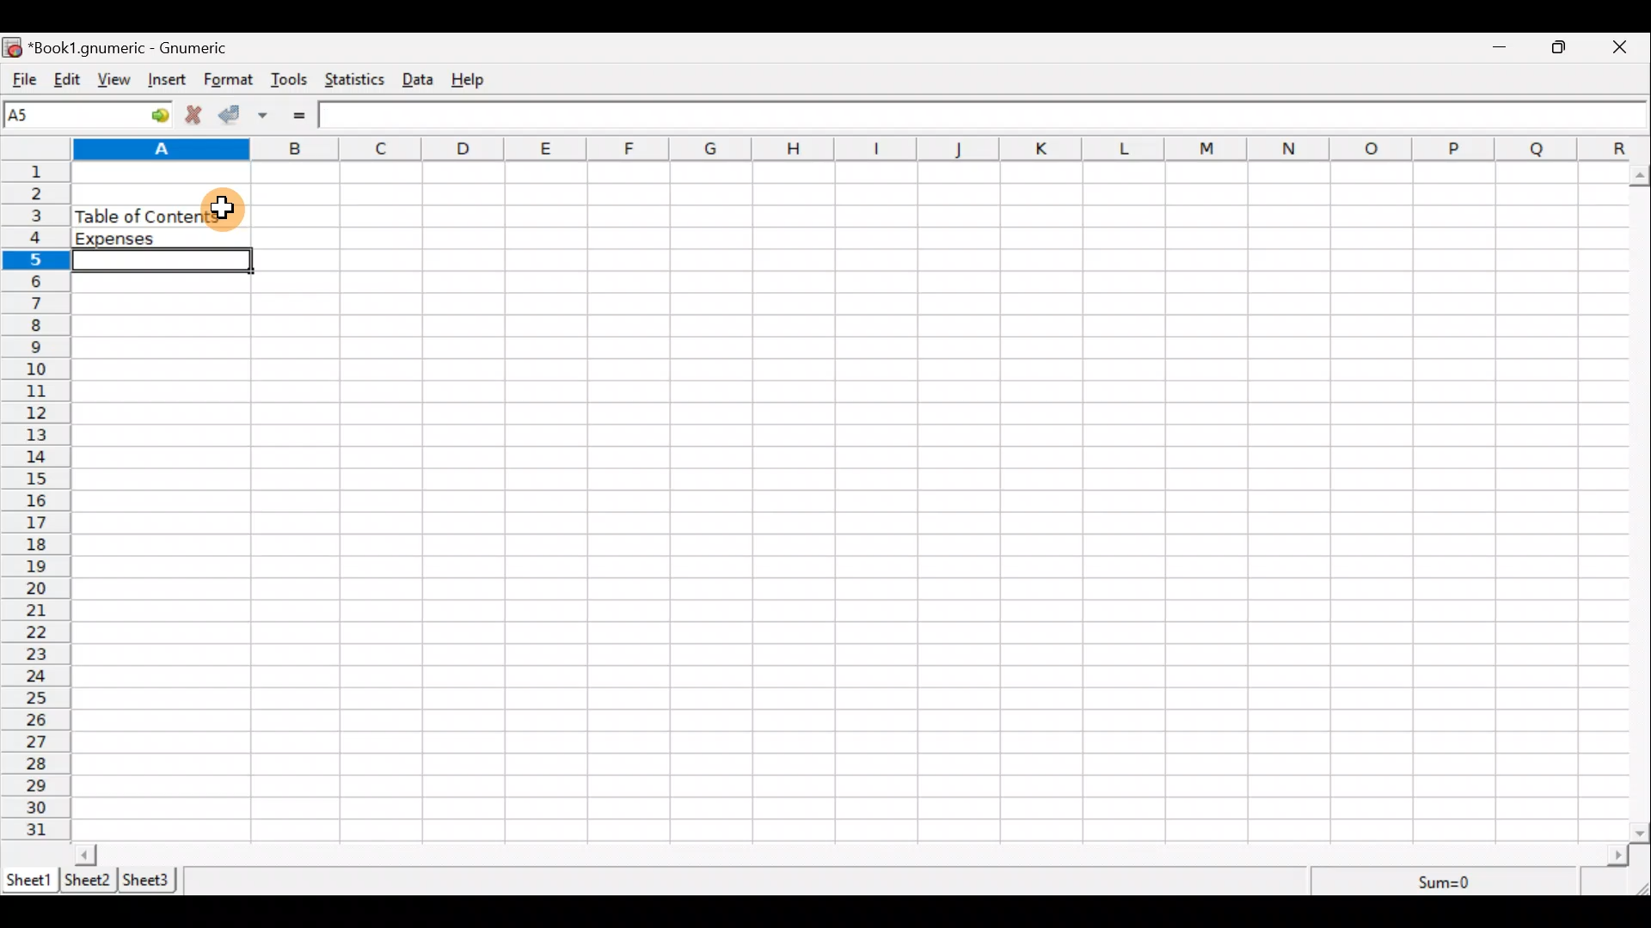  What do you see at coordinates (29, 878) in the screenshot?
I see `Sheet 1` at bounding box center [29, 878].